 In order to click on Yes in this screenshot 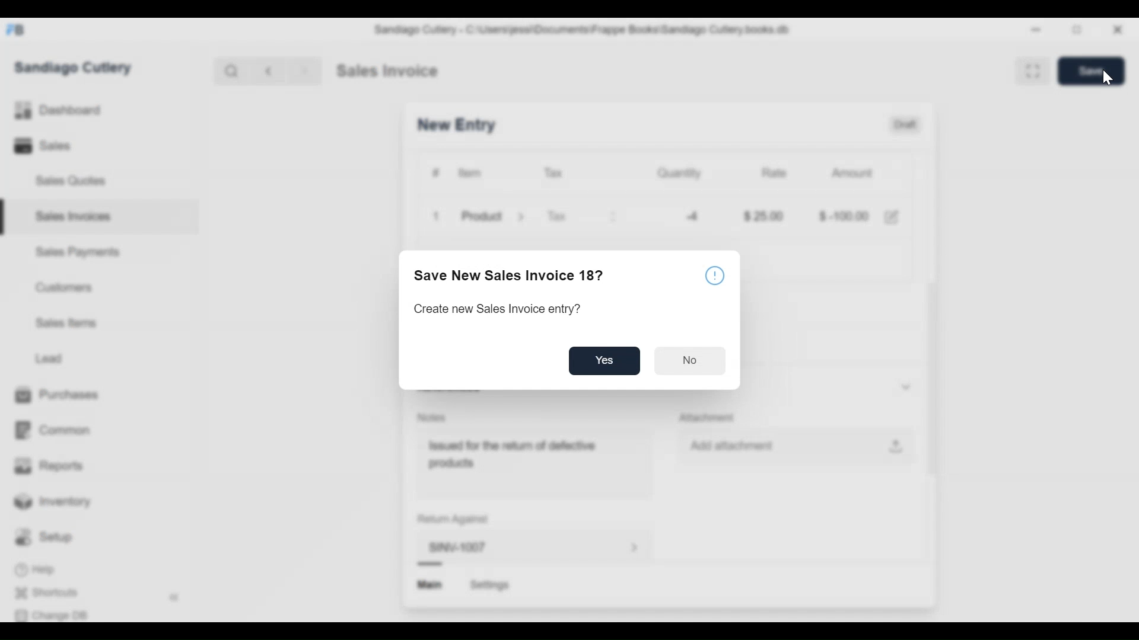, I will do `click(605, 361)`.